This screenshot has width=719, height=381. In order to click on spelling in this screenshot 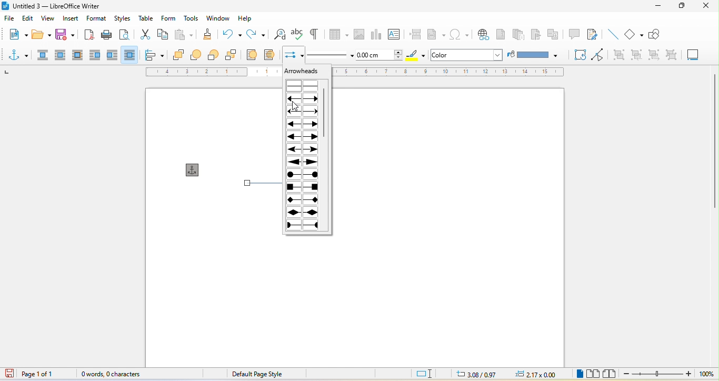, I will do `click(297, 33)`.